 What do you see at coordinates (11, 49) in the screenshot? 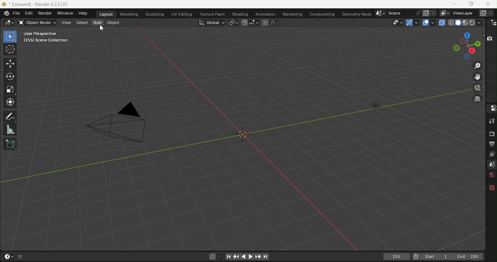
I see `Cursor` at bounding box center [11, 49].